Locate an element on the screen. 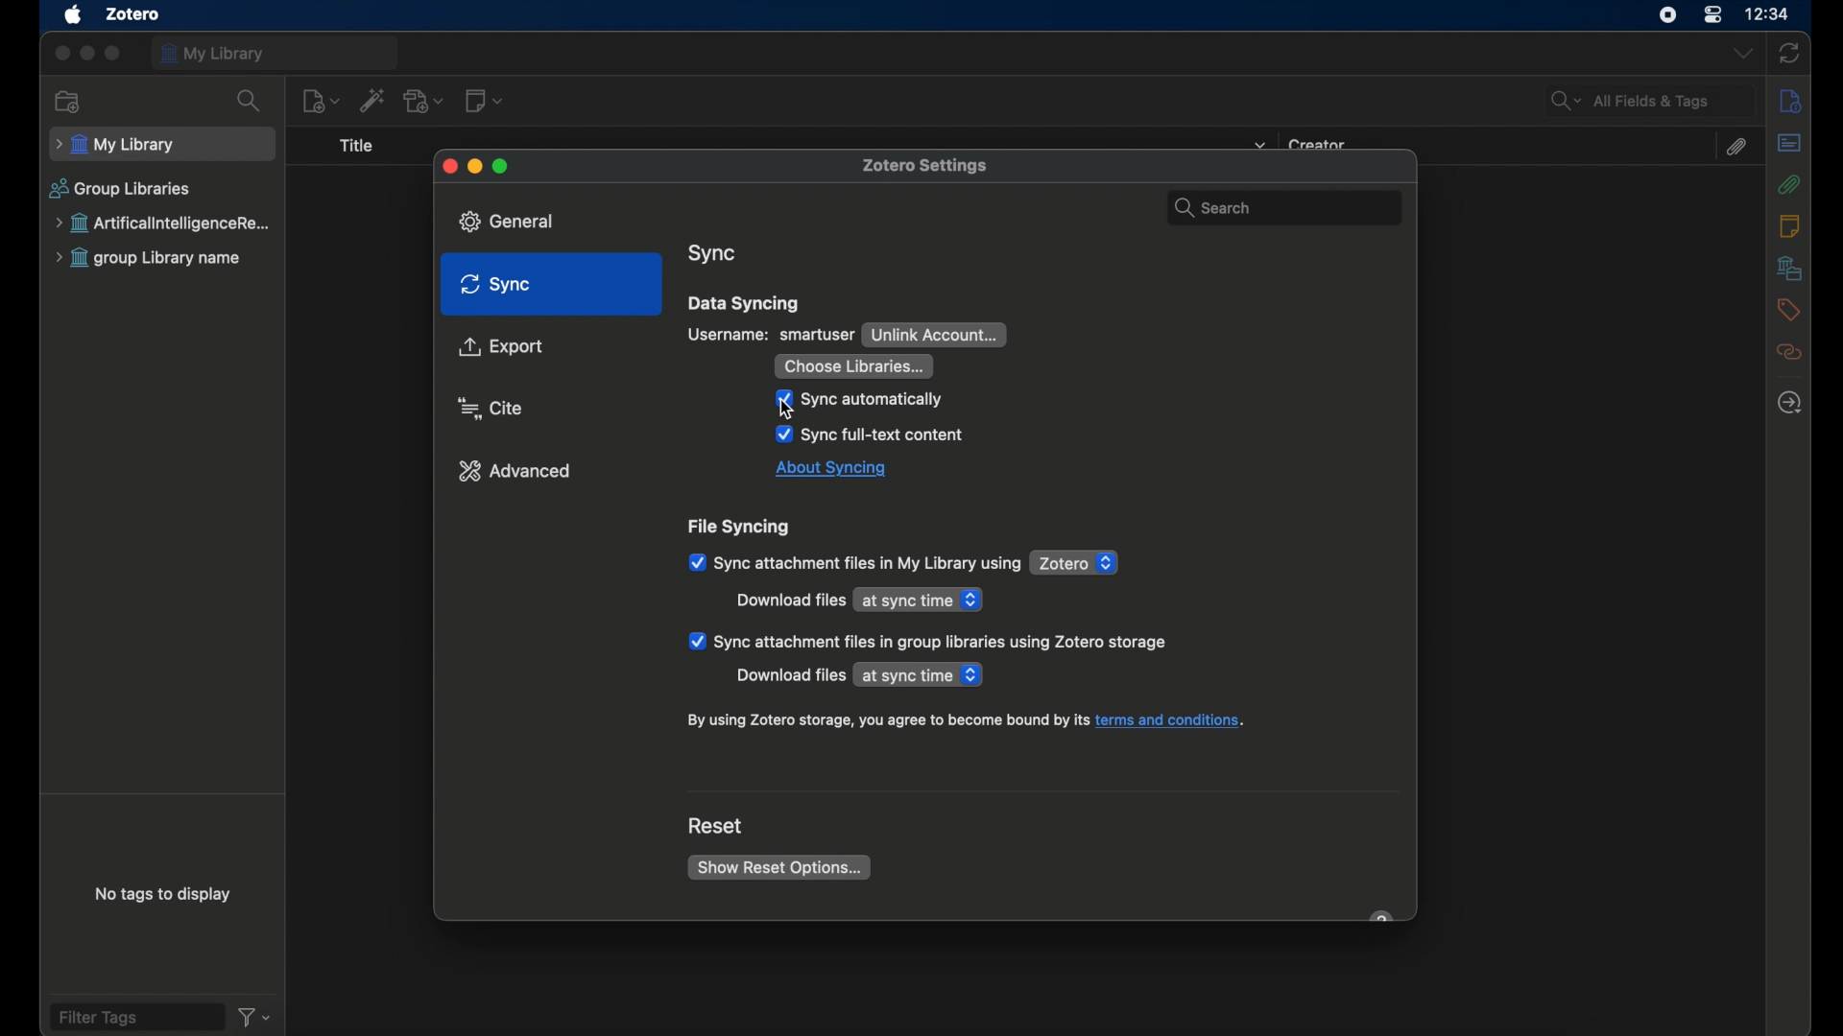 This screenshot has width=1843, height=1036. new collection is located at coordinates (68, 102).